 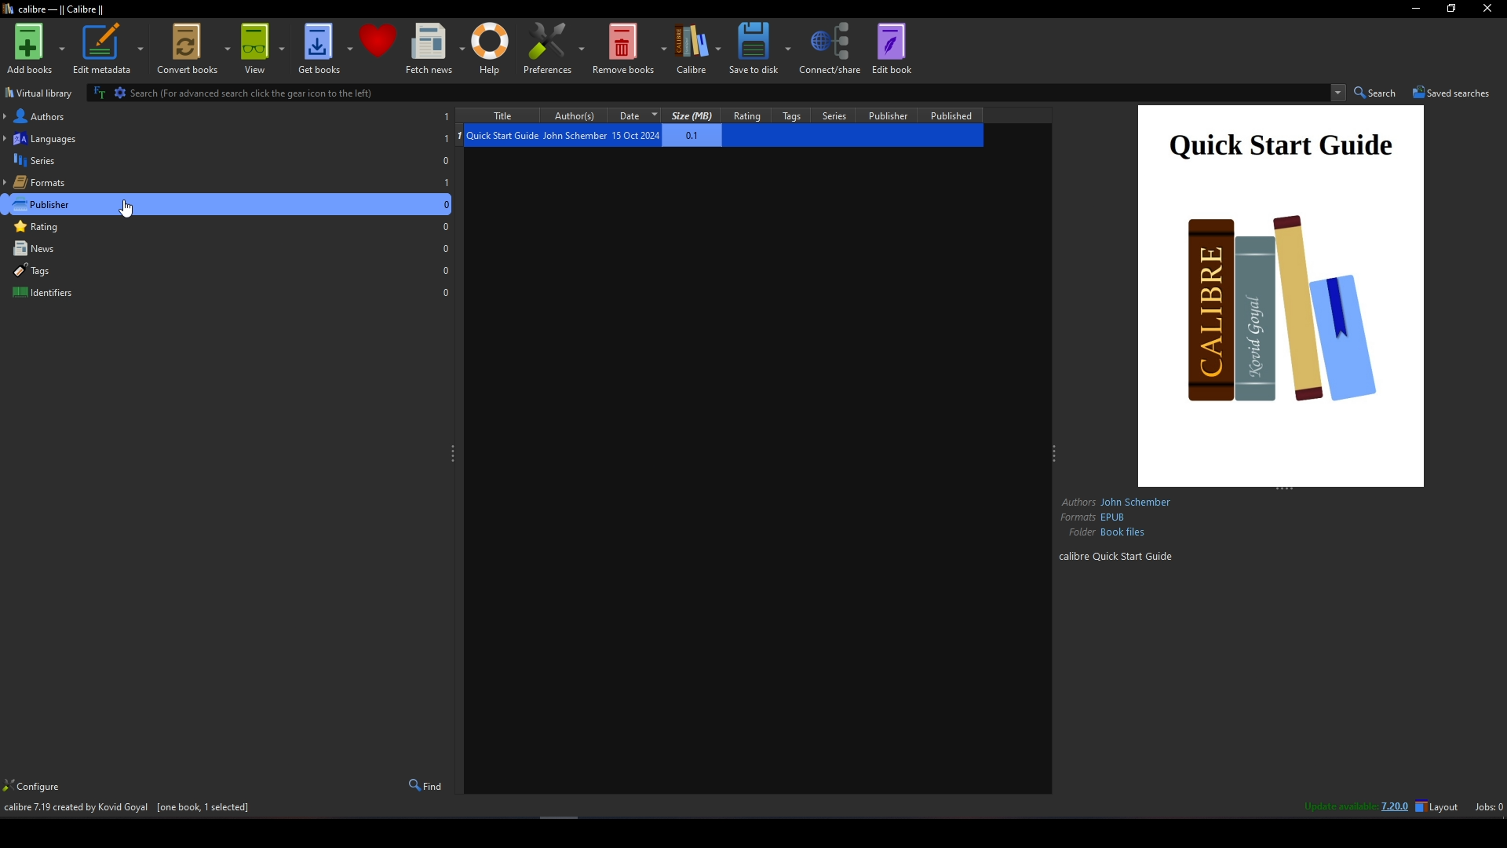 What do you see at coordinates (425, 785) in the screenshot?
I see `Find` at bounding box center [425, 785].